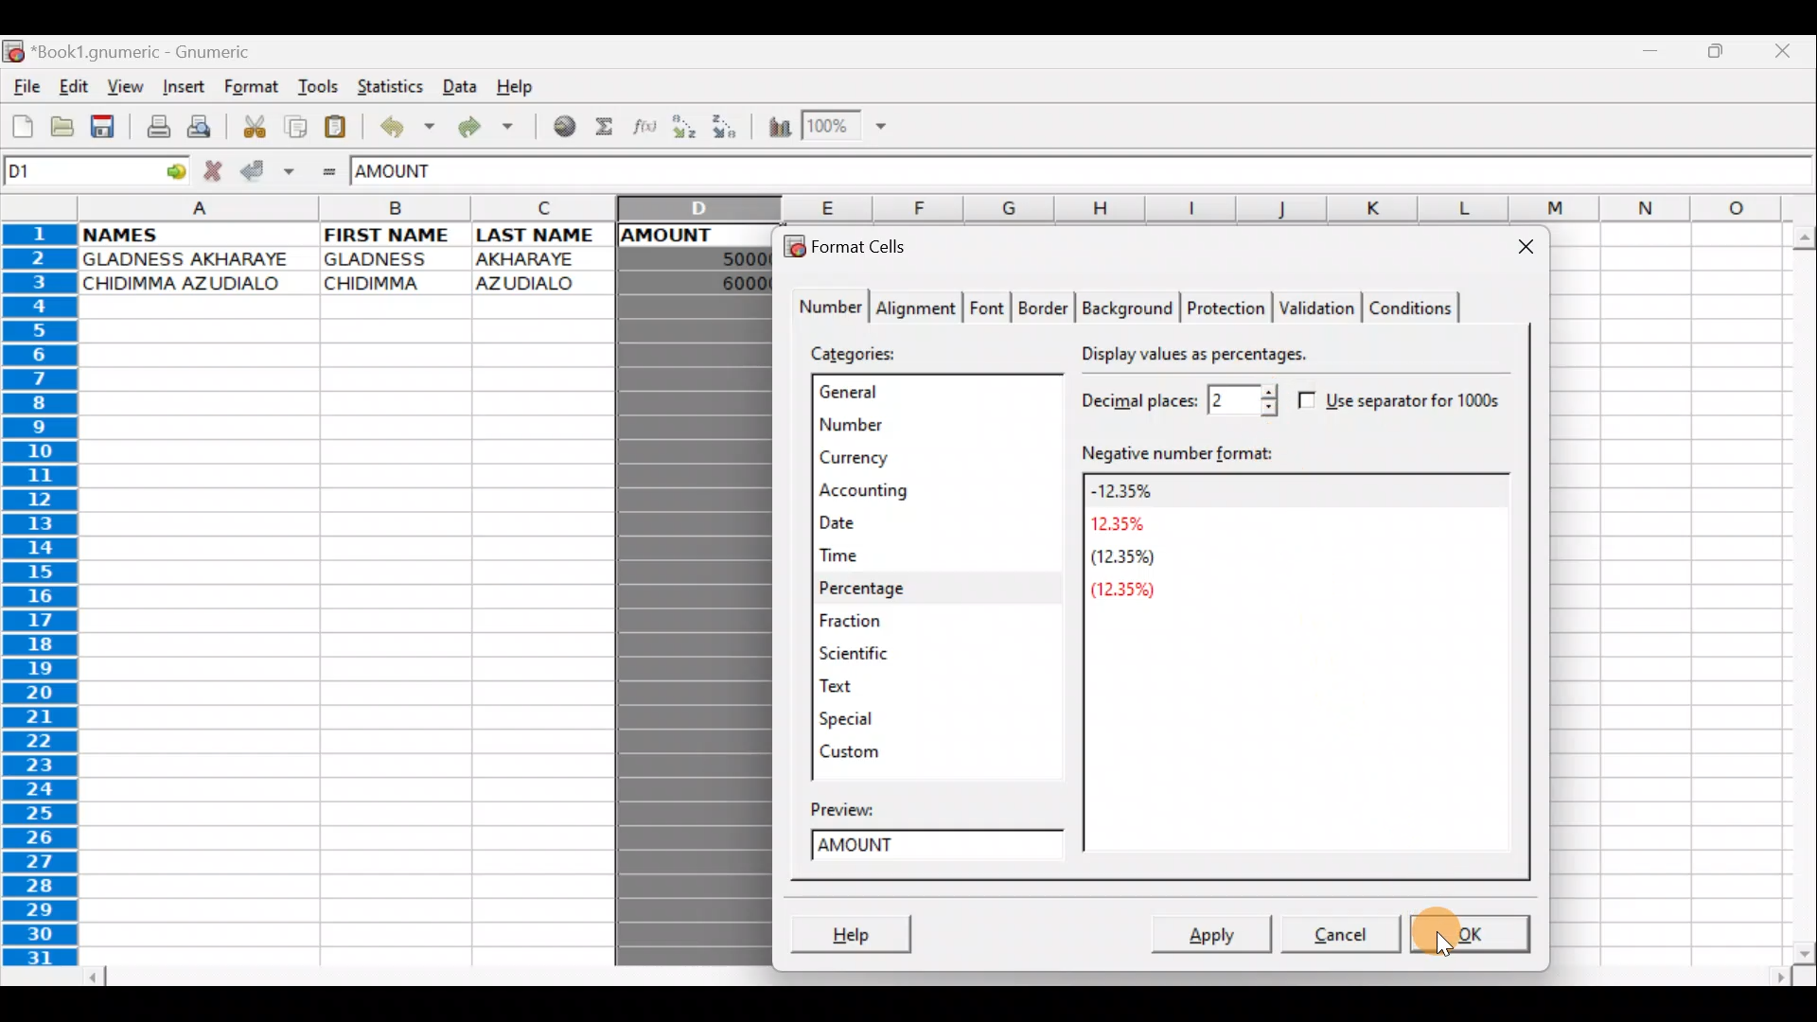 The image size is (1817, 1022). Describe the element at coordinates (384, 284) in the screenshot. I see `CHIDIMMA` at that location.